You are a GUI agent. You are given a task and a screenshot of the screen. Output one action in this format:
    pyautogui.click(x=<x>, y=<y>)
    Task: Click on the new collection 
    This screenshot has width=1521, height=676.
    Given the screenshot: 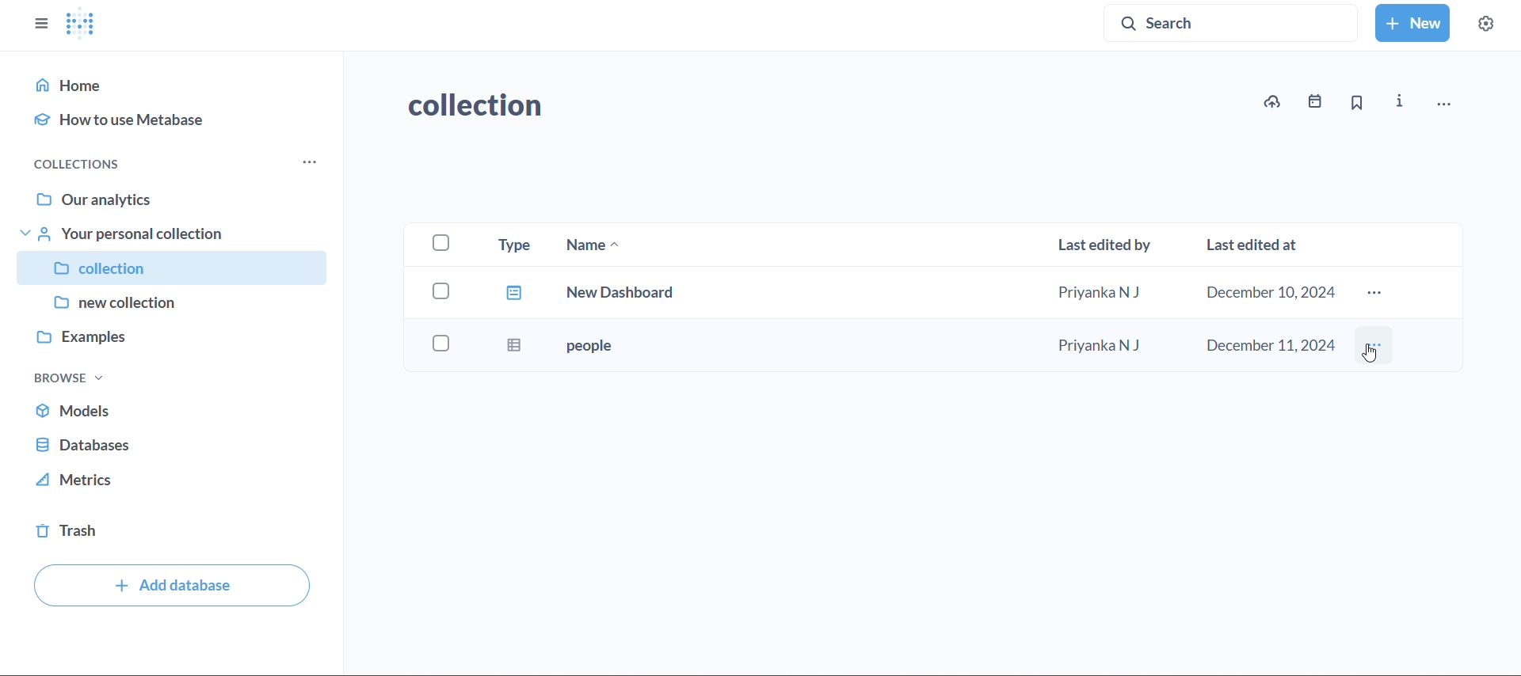 What is the action you would take?
    pyautogui.click(x=173, y=306)
    